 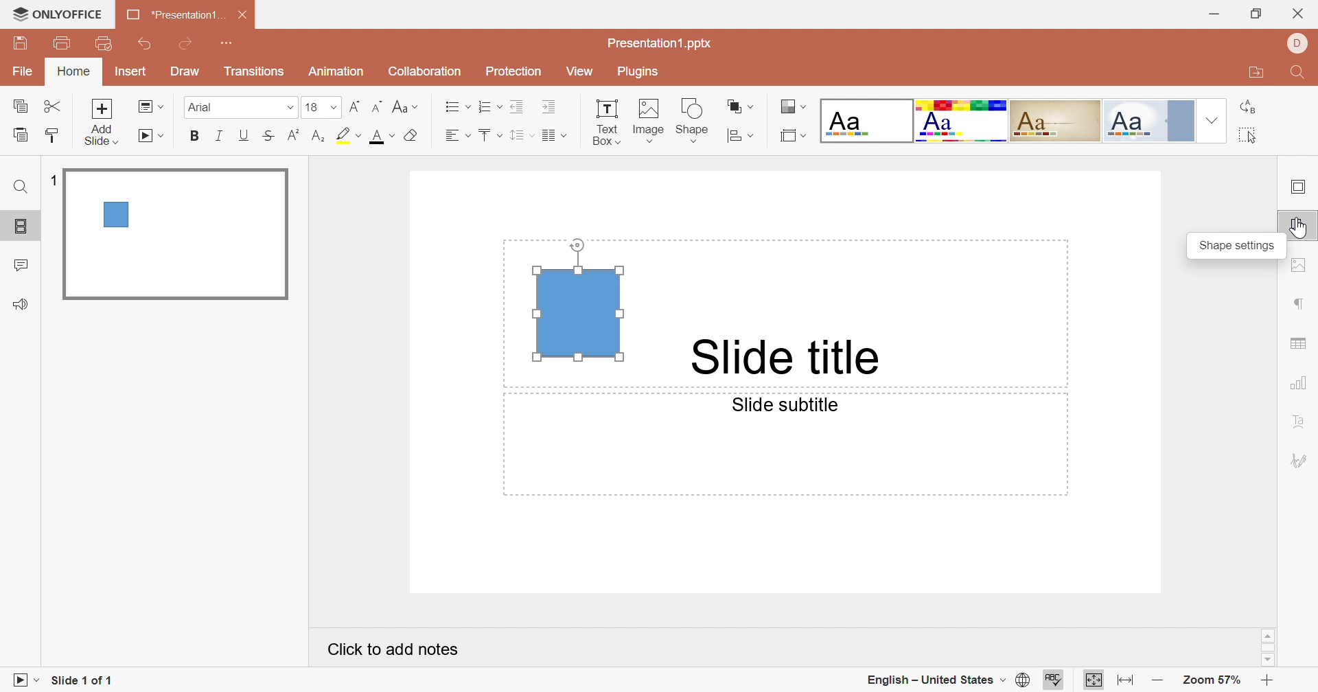 What do you see at coordinates (174, 15) in the screenshot?
I see `*Presentation1....xlsx` at bounding box center [174, 15].